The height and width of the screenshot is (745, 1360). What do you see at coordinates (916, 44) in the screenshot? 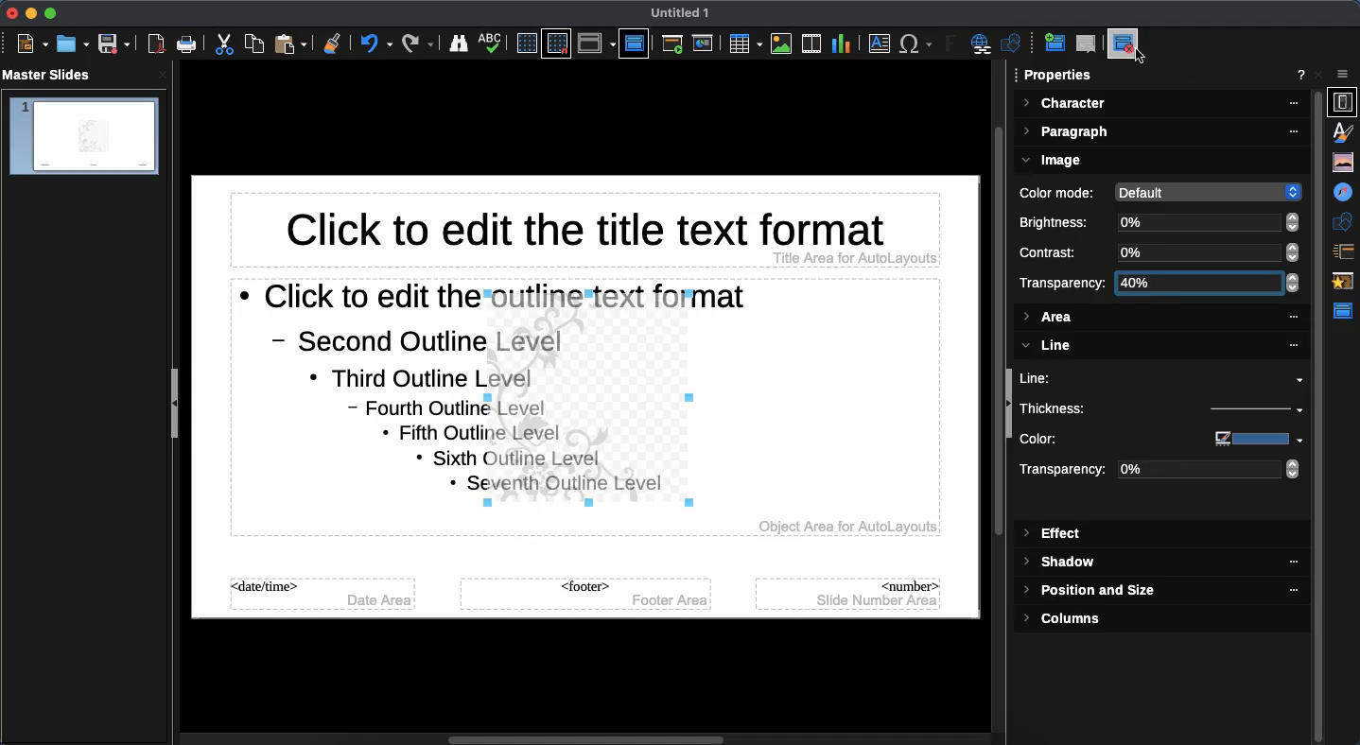
I see `Special characters` at bounding box center [916, 44].